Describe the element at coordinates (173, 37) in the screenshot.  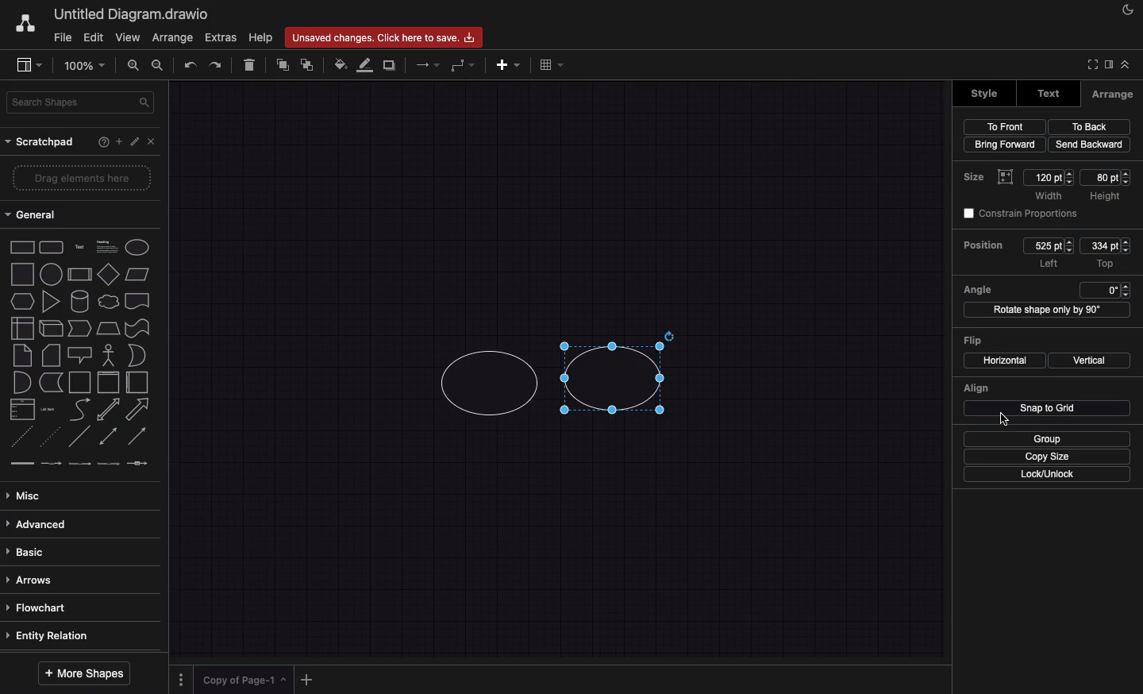
I see `arrange` at that location.